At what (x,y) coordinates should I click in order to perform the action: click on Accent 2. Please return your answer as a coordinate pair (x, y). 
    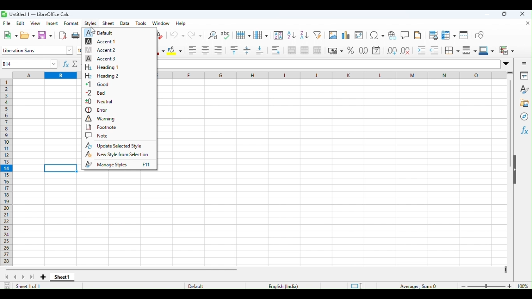
    Looking at the image, I should click on (102, 50).